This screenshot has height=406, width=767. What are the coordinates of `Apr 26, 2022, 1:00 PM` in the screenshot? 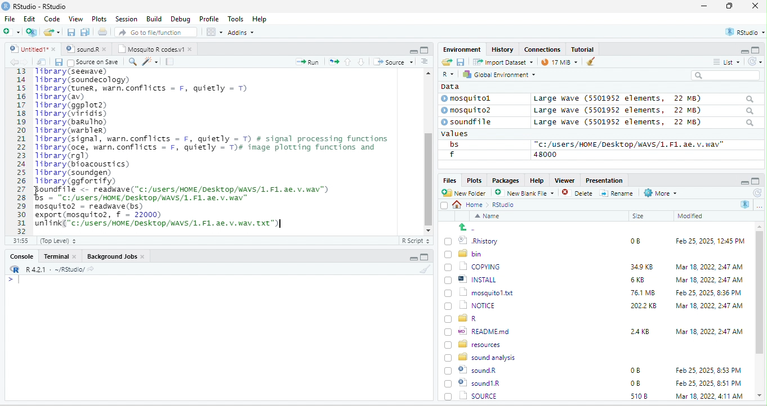 It's located at (710, 397).